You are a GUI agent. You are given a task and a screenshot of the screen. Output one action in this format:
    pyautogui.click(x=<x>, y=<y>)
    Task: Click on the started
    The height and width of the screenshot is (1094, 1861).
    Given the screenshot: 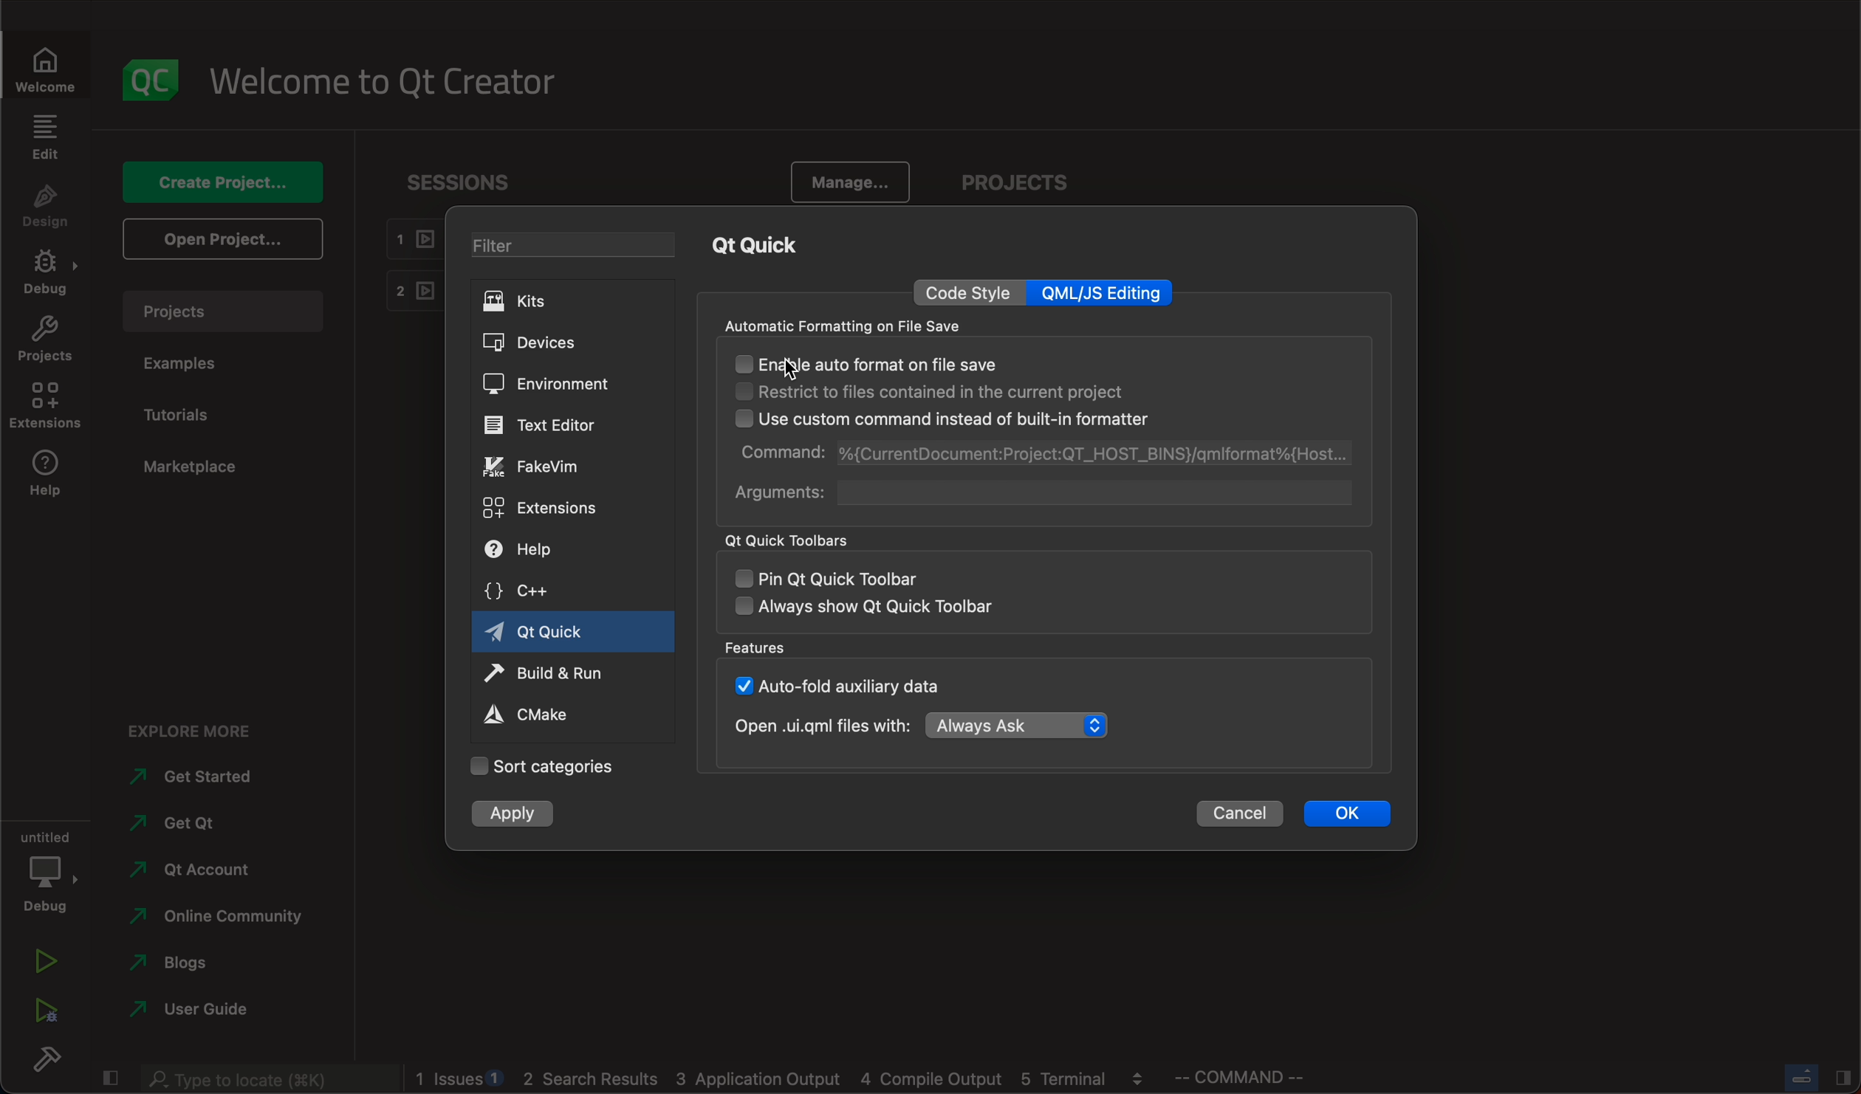 What is the action you would take?
    pyautogui.click(x=196, y=777)
    